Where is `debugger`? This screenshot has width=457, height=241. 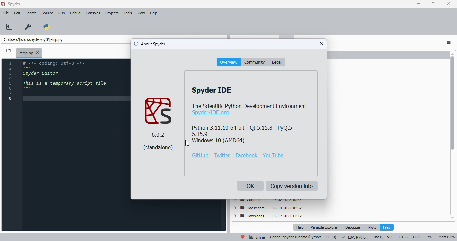
debugger is located at coordinates (354, 227).